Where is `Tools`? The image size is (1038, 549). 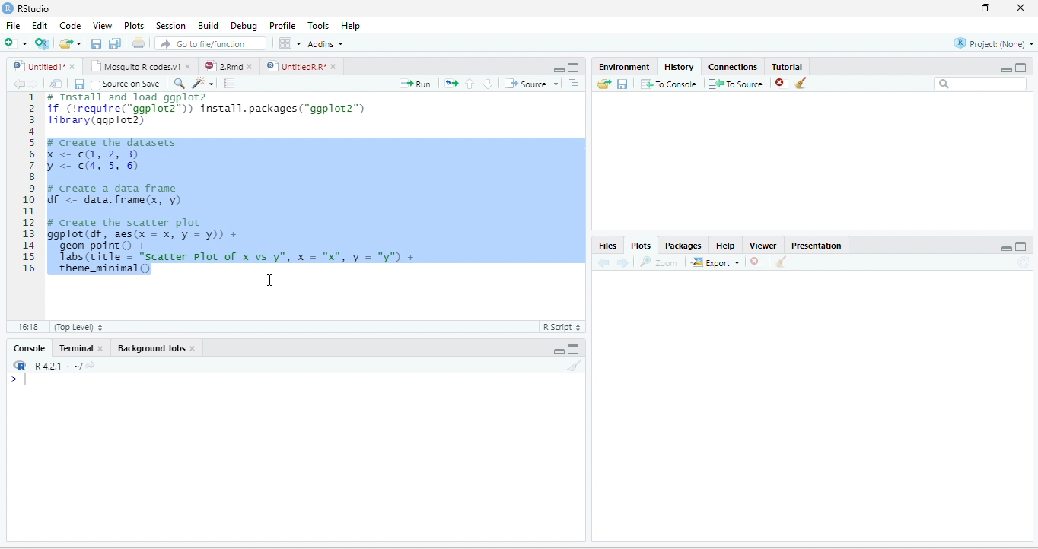
Tools is located at coordinates (319, 25).